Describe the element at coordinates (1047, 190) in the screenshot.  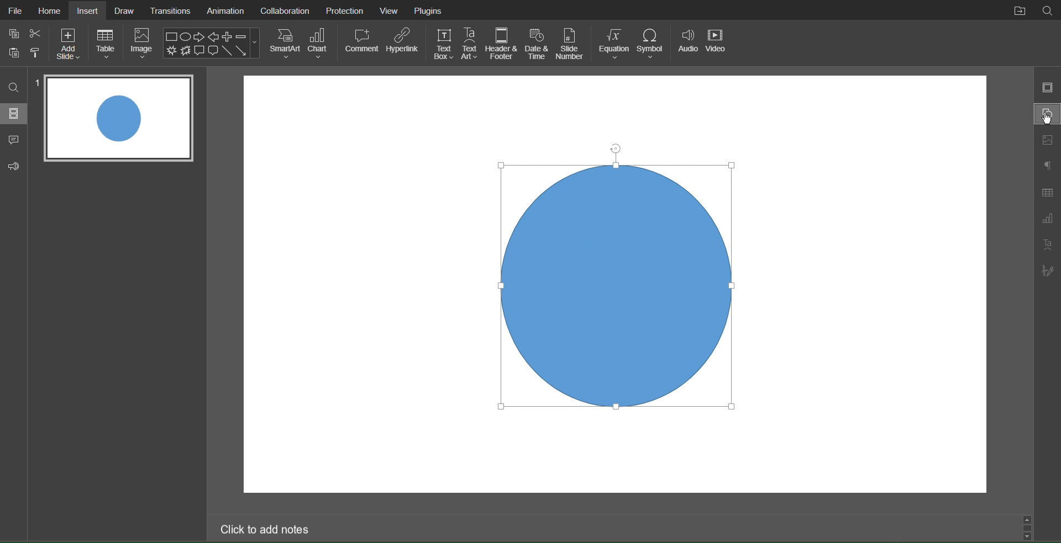
I see `Table Settings` at that location.